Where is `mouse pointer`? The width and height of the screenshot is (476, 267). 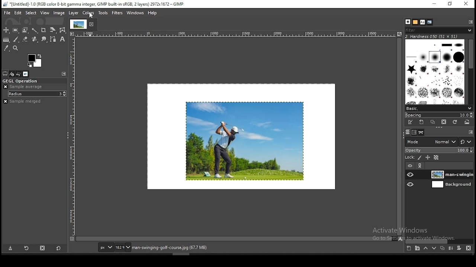
mouse pointer is located at coordinates (93, 16).